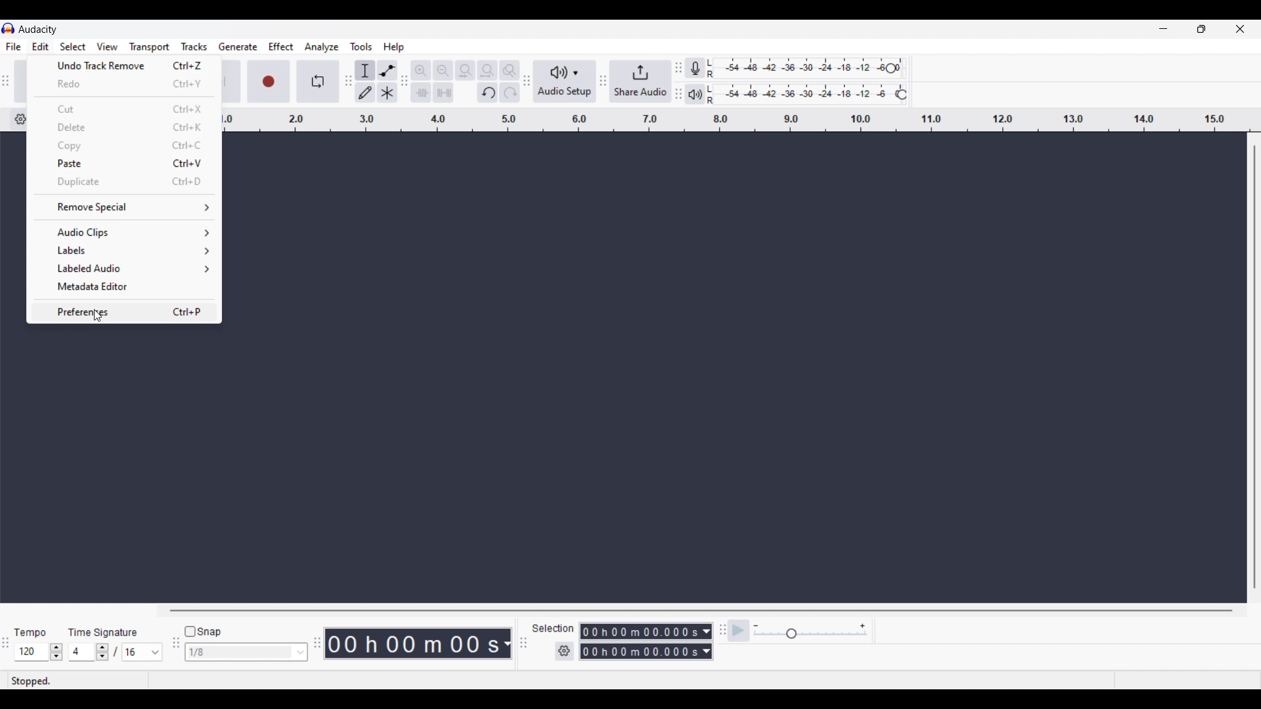 The width and height of the screenshot is (1261, 709). Describe the element at coordinates (366, 93) in the screenshot. I see `Draw tool` at that location.